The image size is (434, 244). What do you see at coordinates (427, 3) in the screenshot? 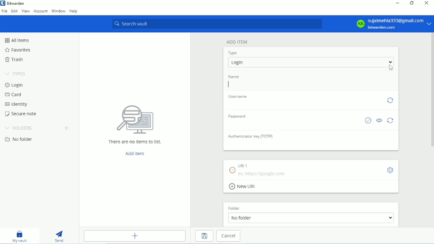
I see `Close` at bounding box center [427, 3].